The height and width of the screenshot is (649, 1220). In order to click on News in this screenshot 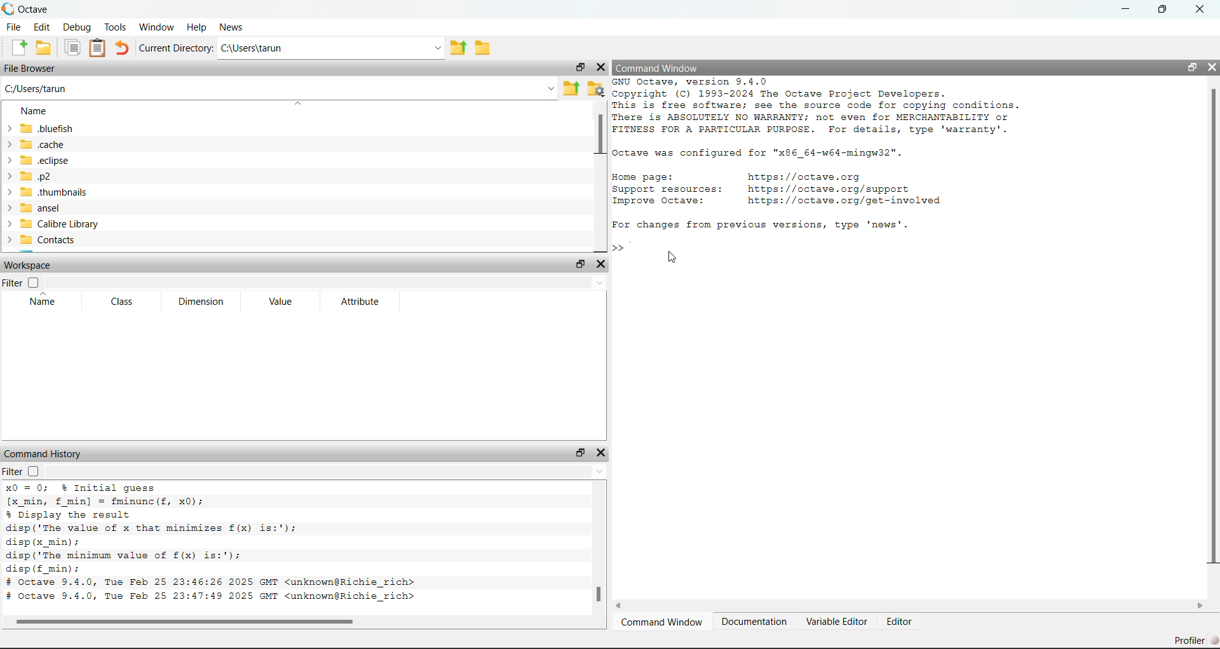, I will do `click(233, 27)`.